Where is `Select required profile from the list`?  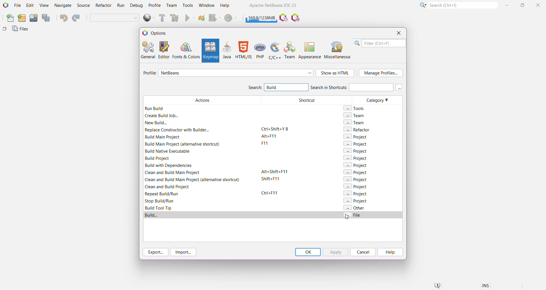 Select required profile from the list is located at coordinates (236, 73).